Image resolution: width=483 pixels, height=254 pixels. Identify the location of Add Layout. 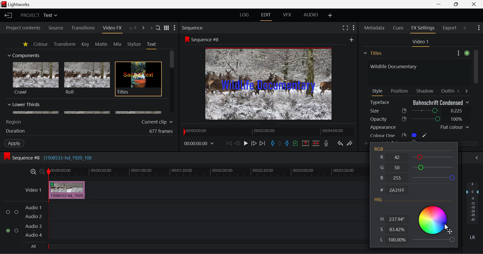
(331, 16).